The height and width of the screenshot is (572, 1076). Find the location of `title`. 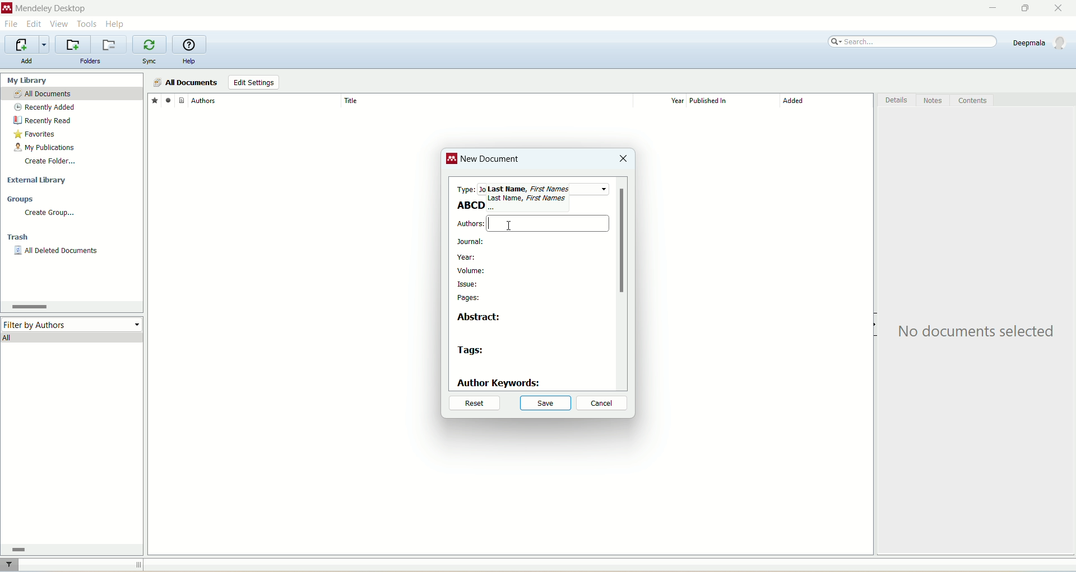

title is located at coordinates (486, 100).